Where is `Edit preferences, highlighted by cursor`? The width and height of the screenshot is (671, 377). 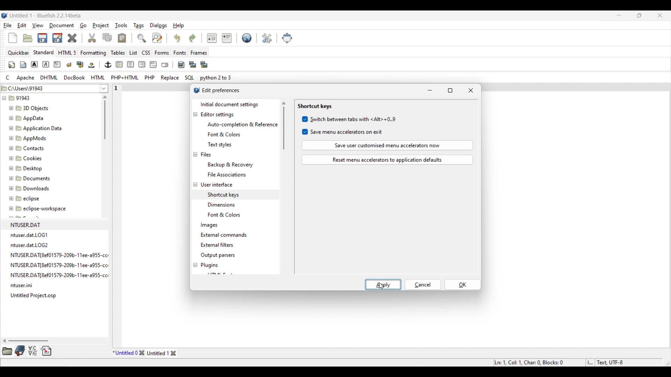
Edit preferences, highlighted by cursor is located at coordinates (267, 37).